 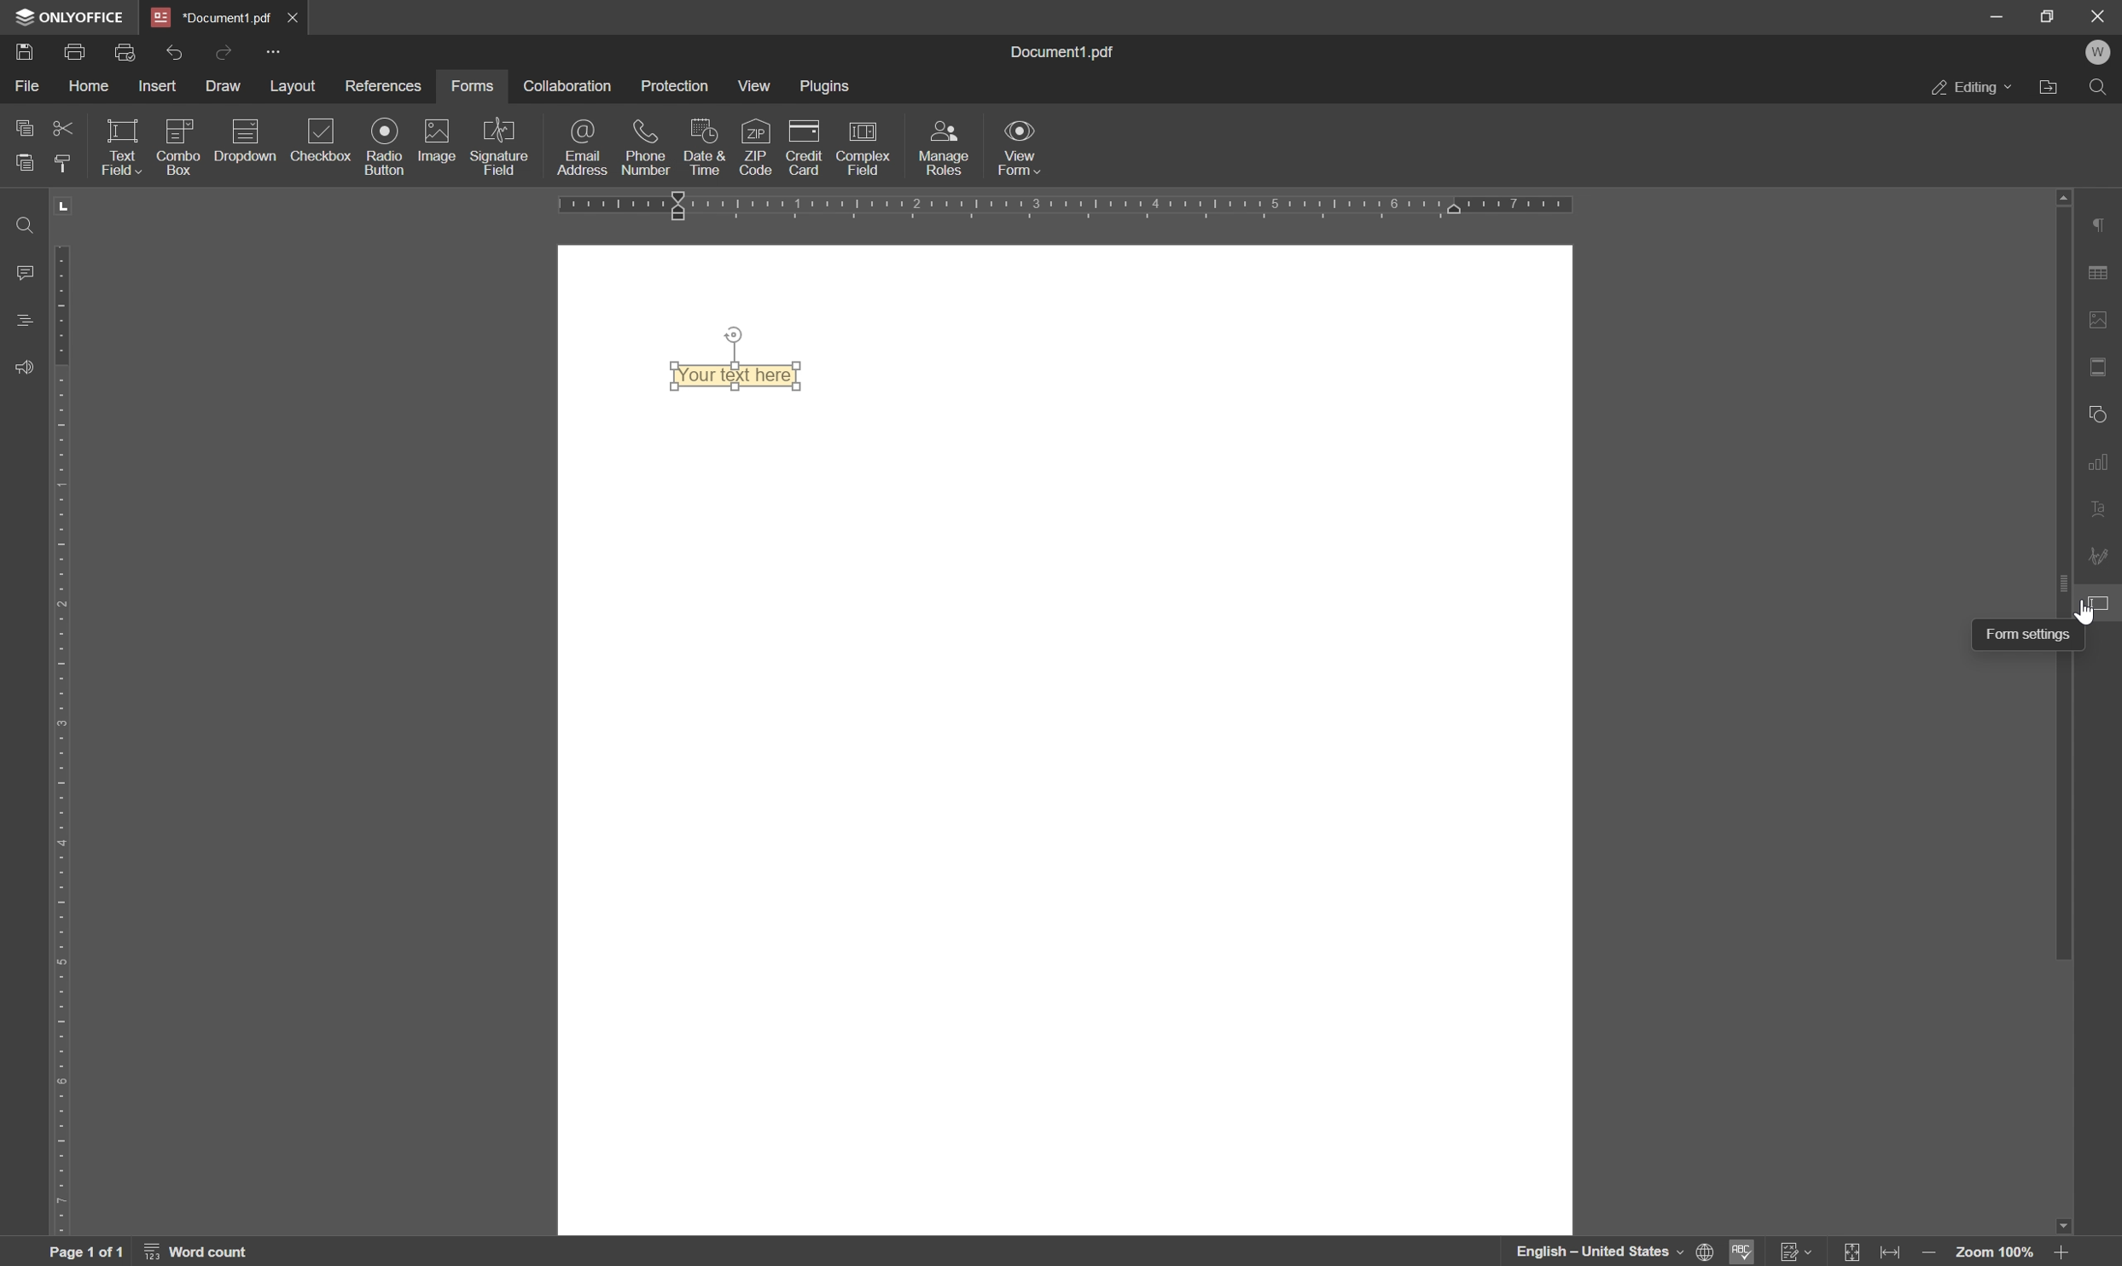 What do you see at coordinates (174, 51) in the screenshot?
I see `undo` at bounding box center [174, 51].